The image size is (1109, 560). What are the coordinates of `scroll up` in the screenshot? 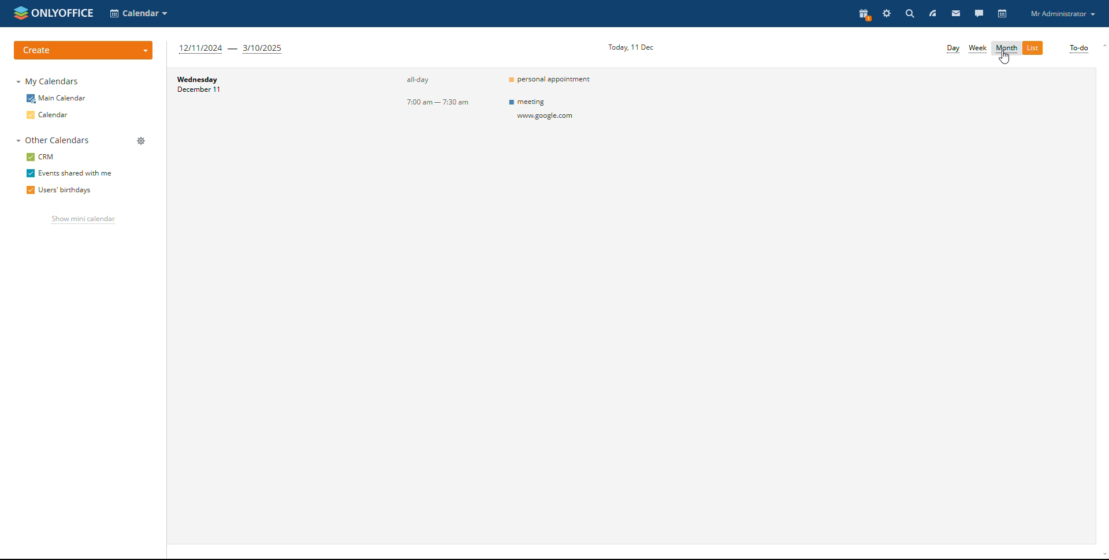 It's located at (1102, 46).